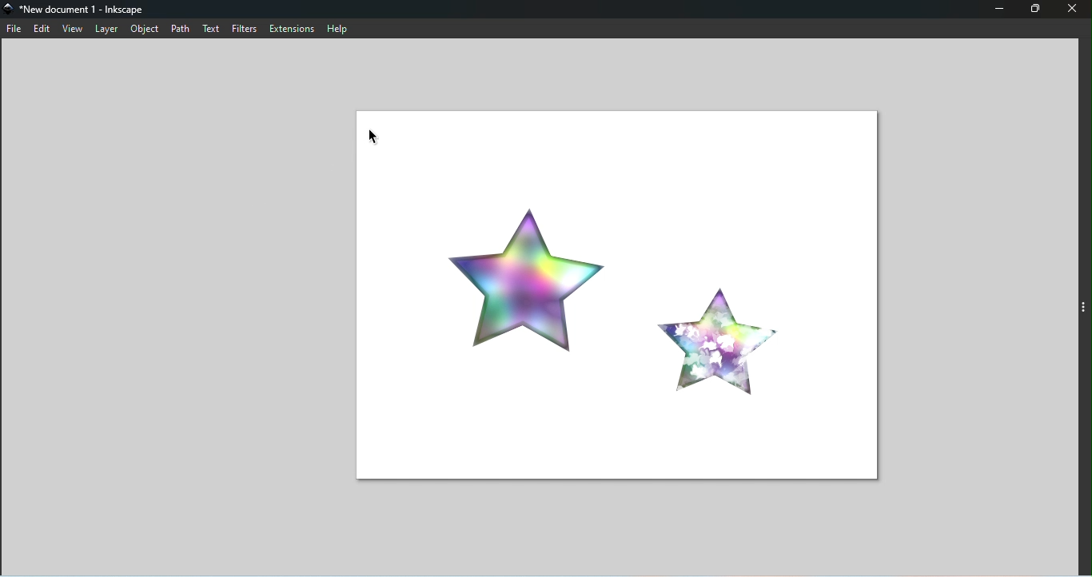 This screenshot has width=1092, height=577. Describe the element at coordinates (291, 29) in the screenshot. I see `Extensions` at that location.